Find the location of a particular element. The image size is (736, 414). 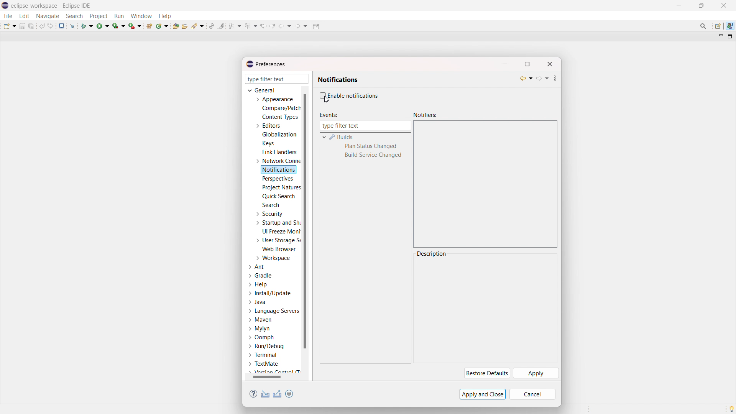

search is located at coordinates (74, 16).